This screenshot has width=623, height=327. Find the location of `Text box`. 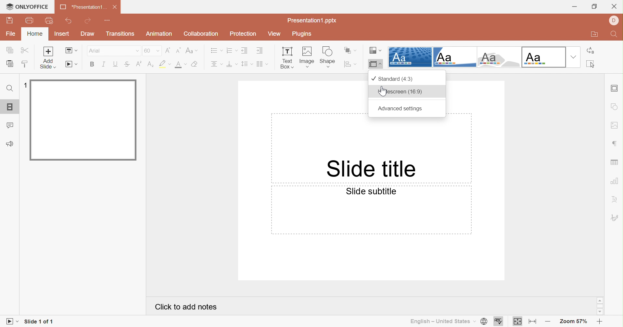

Text box is located at coordinates (286, 58).